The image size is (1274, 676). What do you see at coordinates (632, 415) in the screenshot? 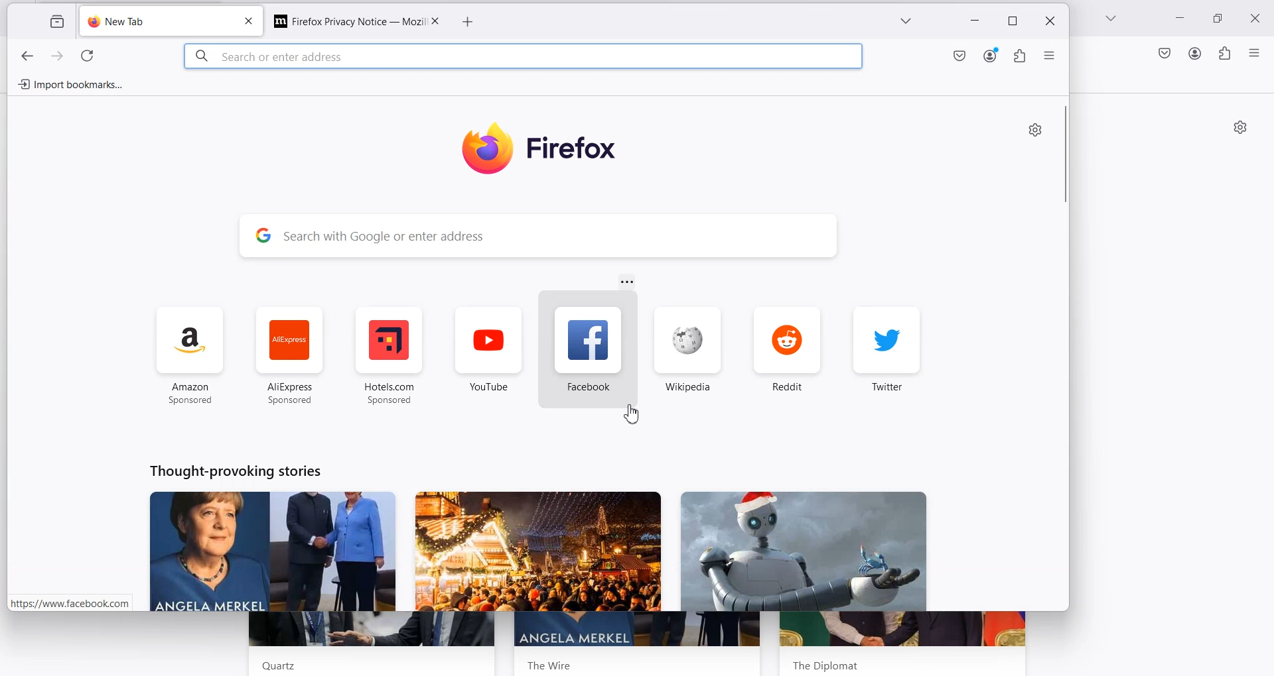
I see `Cursor` at bounding box center [632, 415].